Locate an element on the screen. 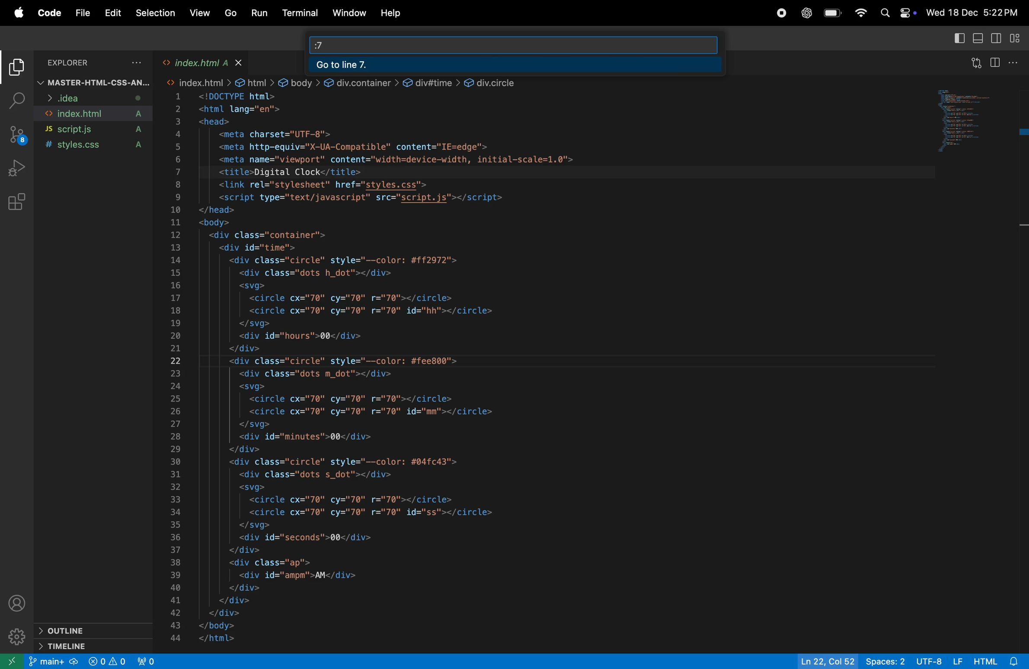 The width and height of the screenshot is (1029, 669). code is located at coordinates (49, 12).